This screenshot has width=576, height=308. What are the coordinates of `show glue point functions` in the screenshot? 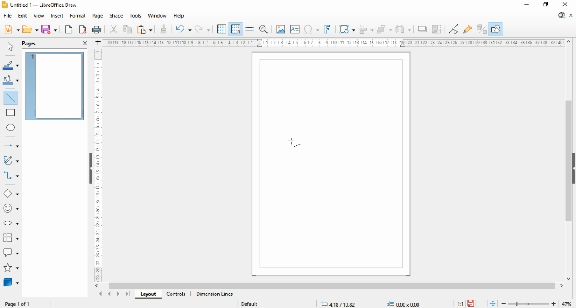 It's located at (467, 29).